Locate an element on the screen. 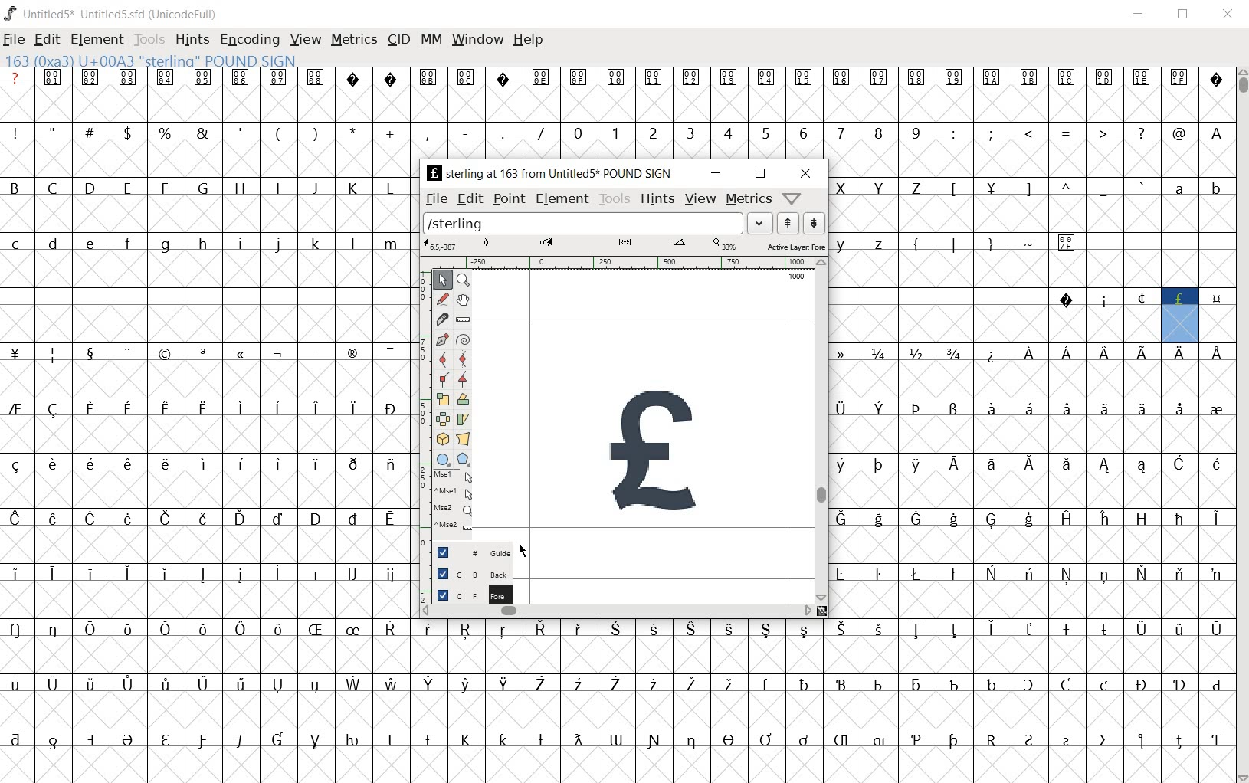  2 is located at coordinates (654, 132).